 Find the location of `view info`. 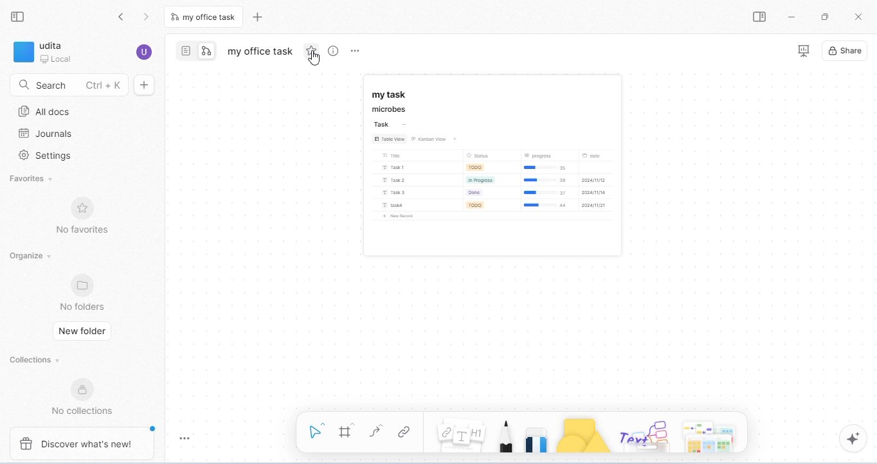

view info is located at coordinates (335, 51).